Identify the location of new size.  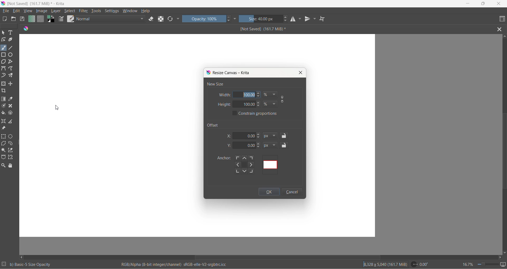
(215, 84).